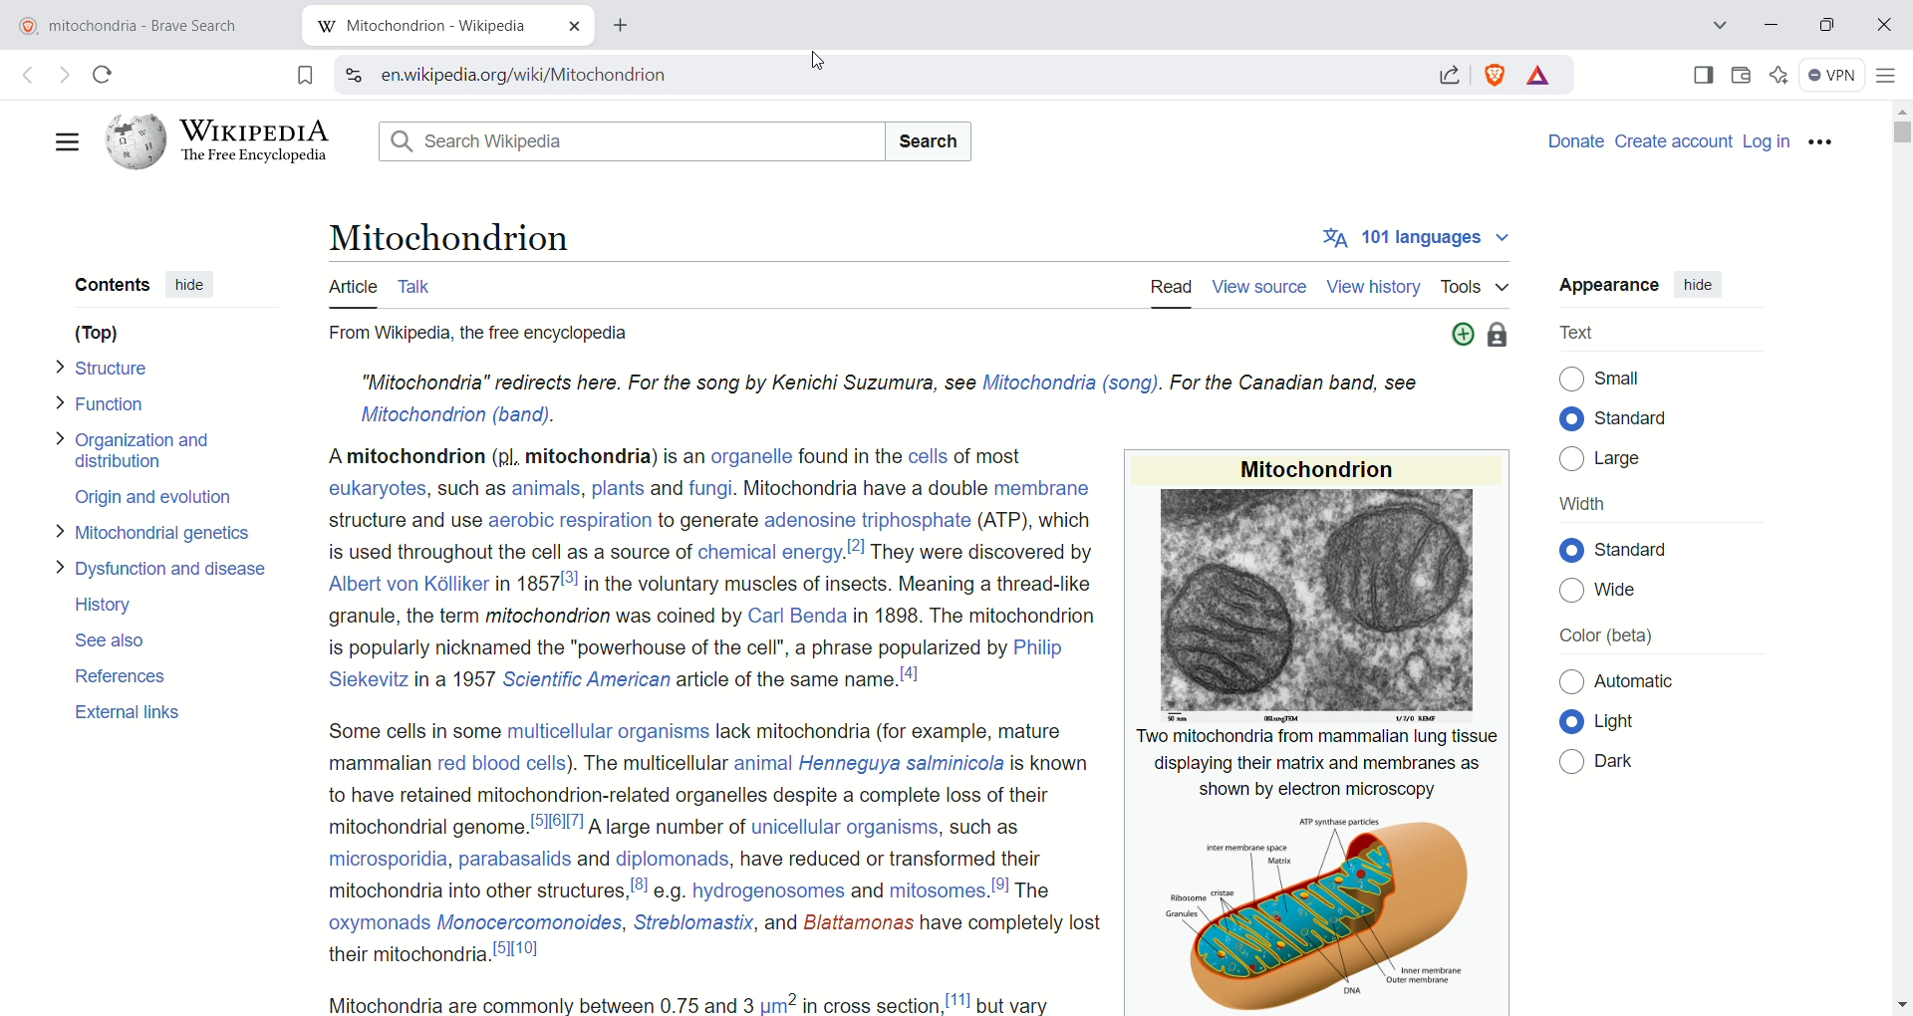  Describe the element at coordinates (146, 448) in the screenshot. I see `> Organization and
distribution` at that location.